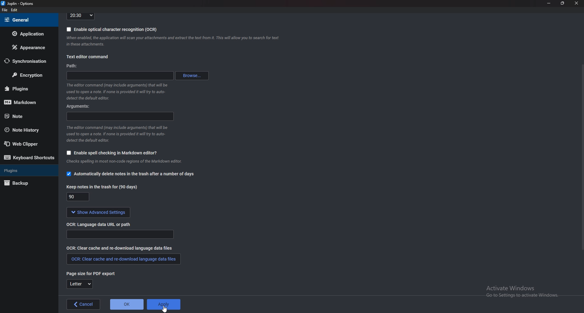 This screenshot has height=313, width=584. What do you see at coordinates (550, 3) in the screenshot?
I see `Minimize` at bounding box center [550, 3].